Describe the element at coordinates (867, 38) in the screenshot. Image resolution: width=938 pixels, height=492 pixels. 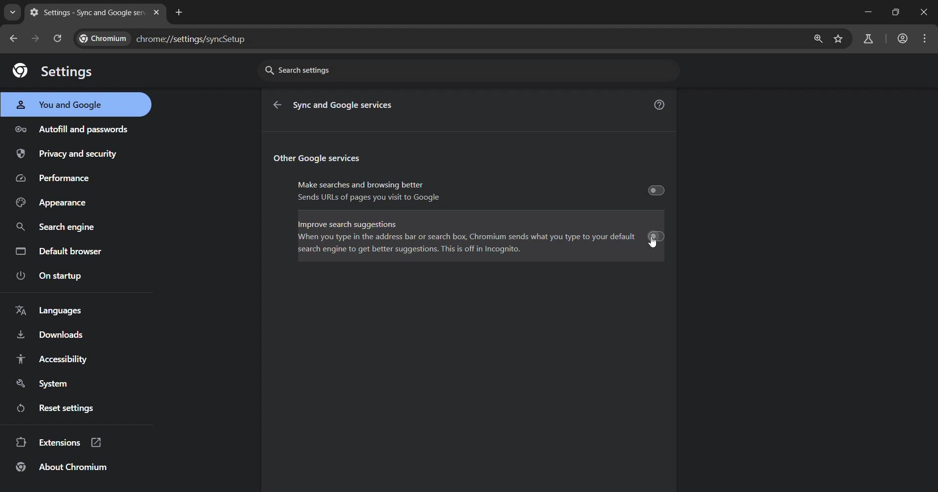
I see `search labs` at that location.